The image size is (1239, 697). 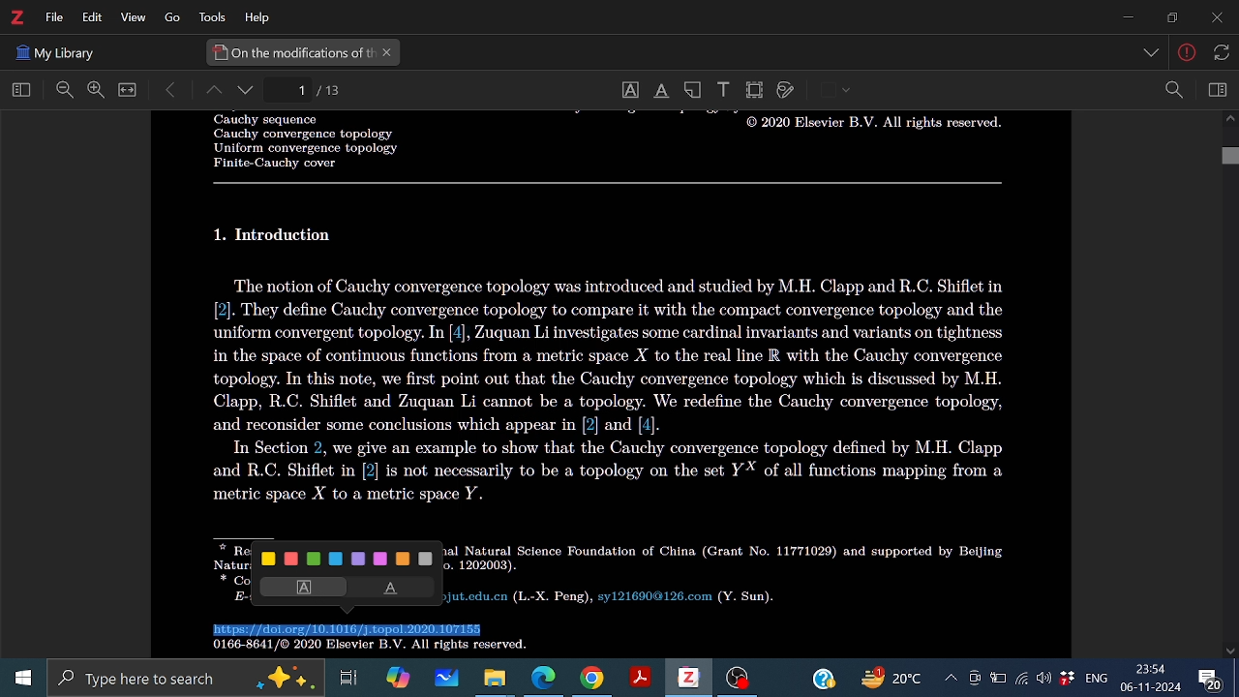 What do you see at coordinates (1152, 679) in the screenshot?
I see `Time and date` at bounding box center [1152, 679].